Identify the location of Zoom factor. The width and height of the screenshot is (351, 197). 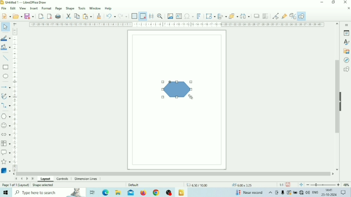
(346, 185).